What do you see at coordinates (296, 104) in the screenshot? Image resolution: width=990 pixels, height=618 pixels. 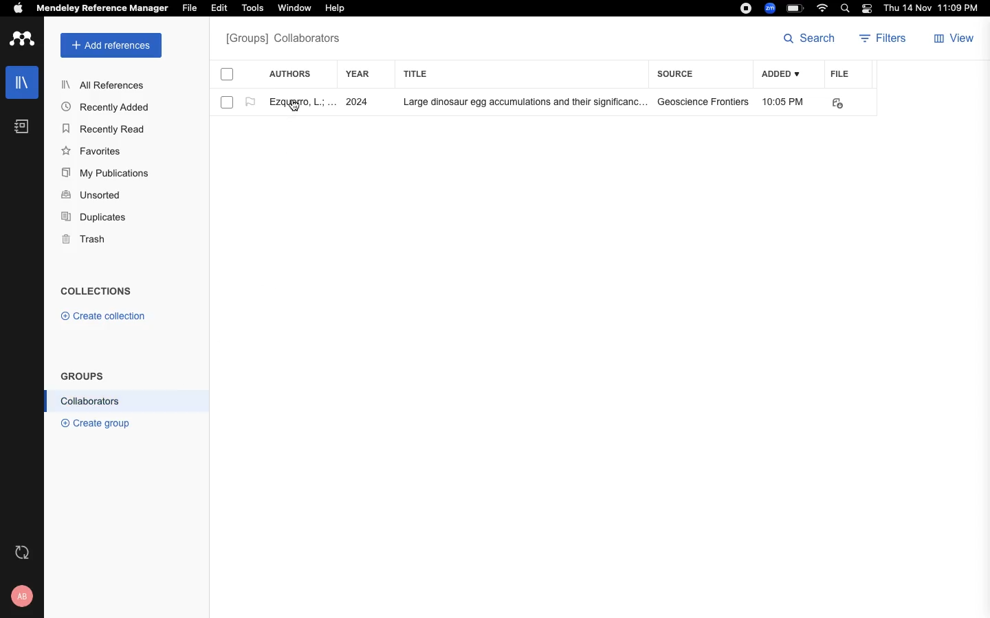 I see `author` at bounding box center [296, 104].